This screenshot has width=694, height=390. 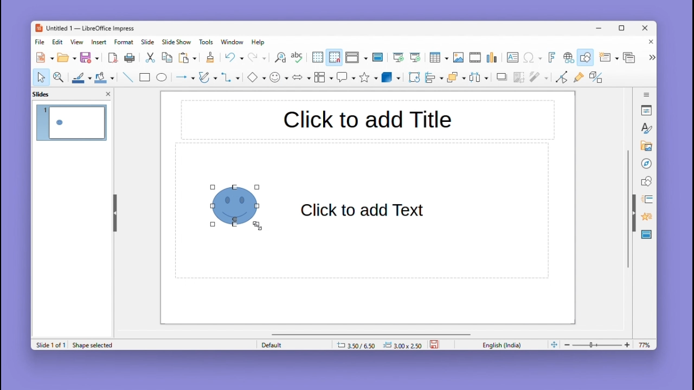 I want to click on Help, so click(x=259, y=42).